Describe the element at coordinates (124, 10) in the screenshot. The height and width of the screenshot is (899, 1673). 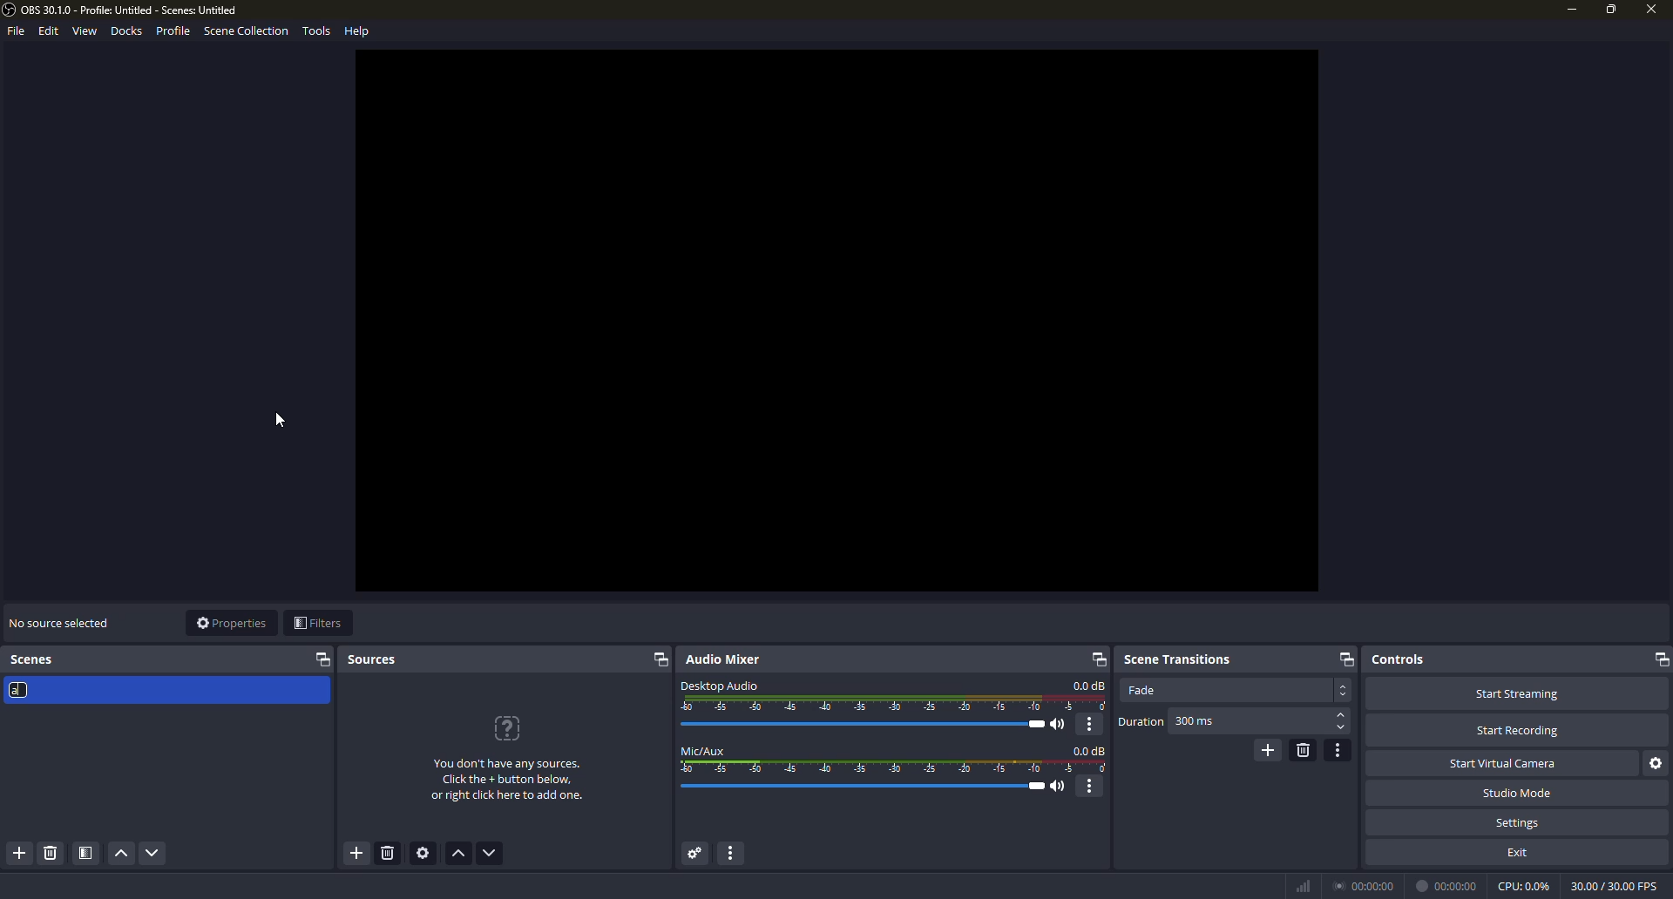
I see `obs profile` at that location.